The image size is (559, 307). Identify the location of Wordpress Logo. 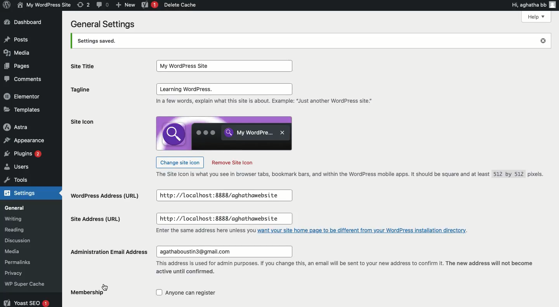
(6, 5).